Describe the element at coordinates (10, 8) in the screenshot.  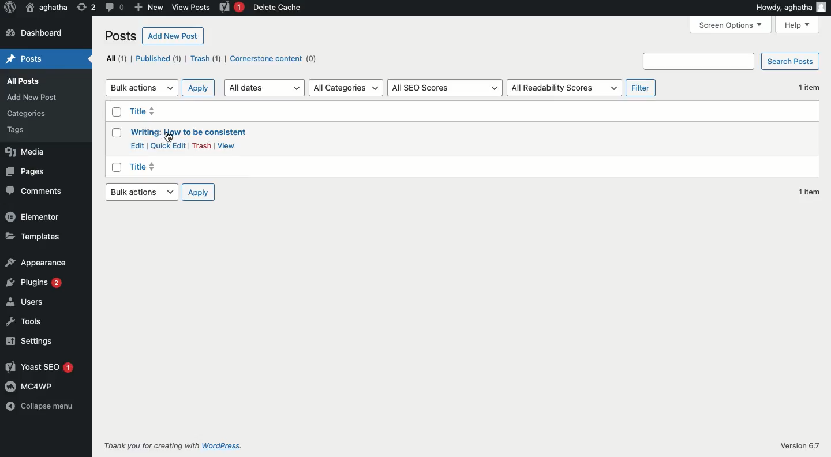
I see `Logo` at that location.